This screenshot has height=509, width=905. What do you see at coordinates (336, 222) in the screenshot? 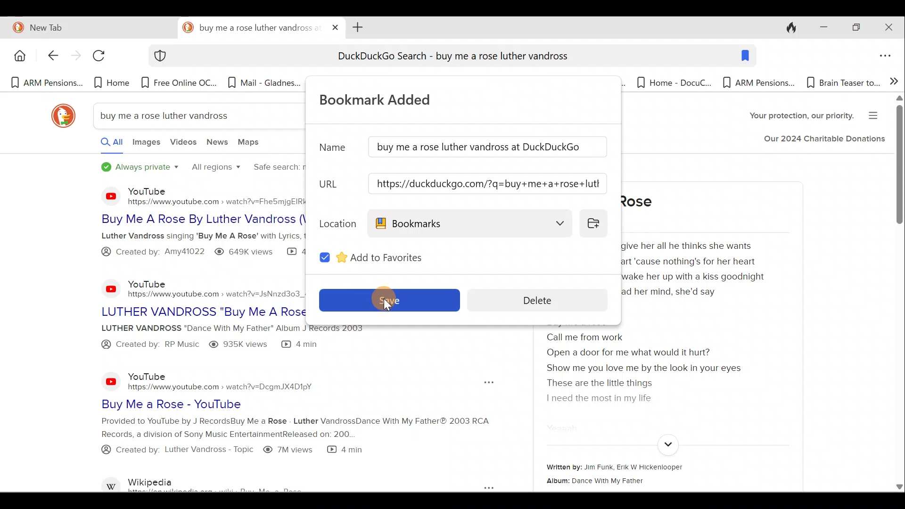
I see `Location` at bounding box center [336, 222].